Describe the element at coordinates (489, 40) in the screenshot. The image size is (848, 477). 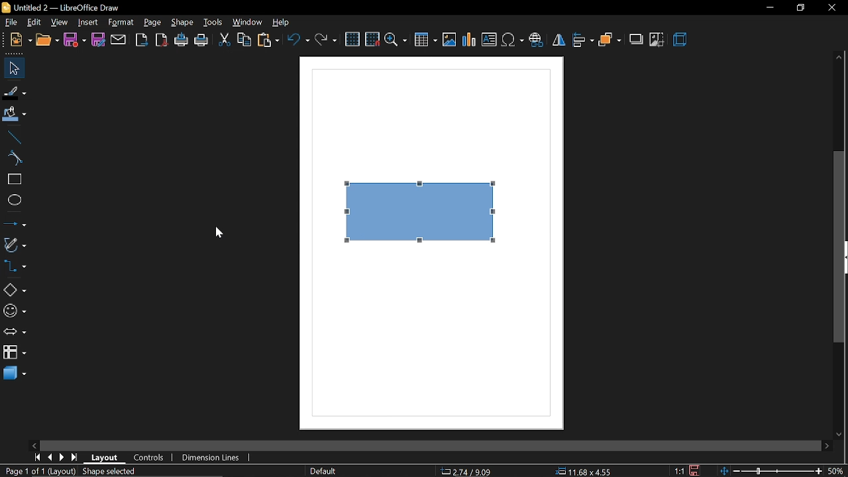
I see `insert text` at that location.